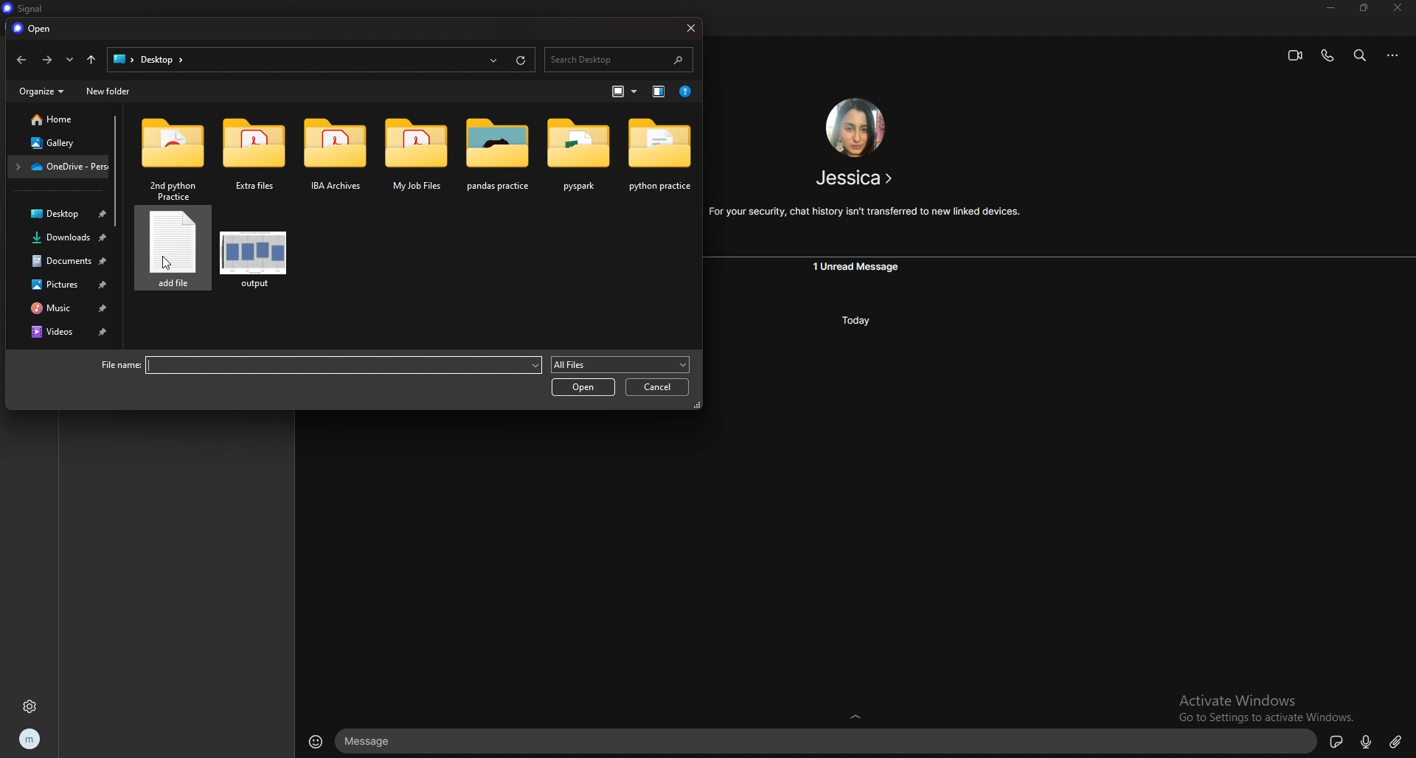 Image resolution: width=1416 pixels, height=758 pixels. Describe the element at coordinates (582, 388) in the screenshot. I see `open` at that location.